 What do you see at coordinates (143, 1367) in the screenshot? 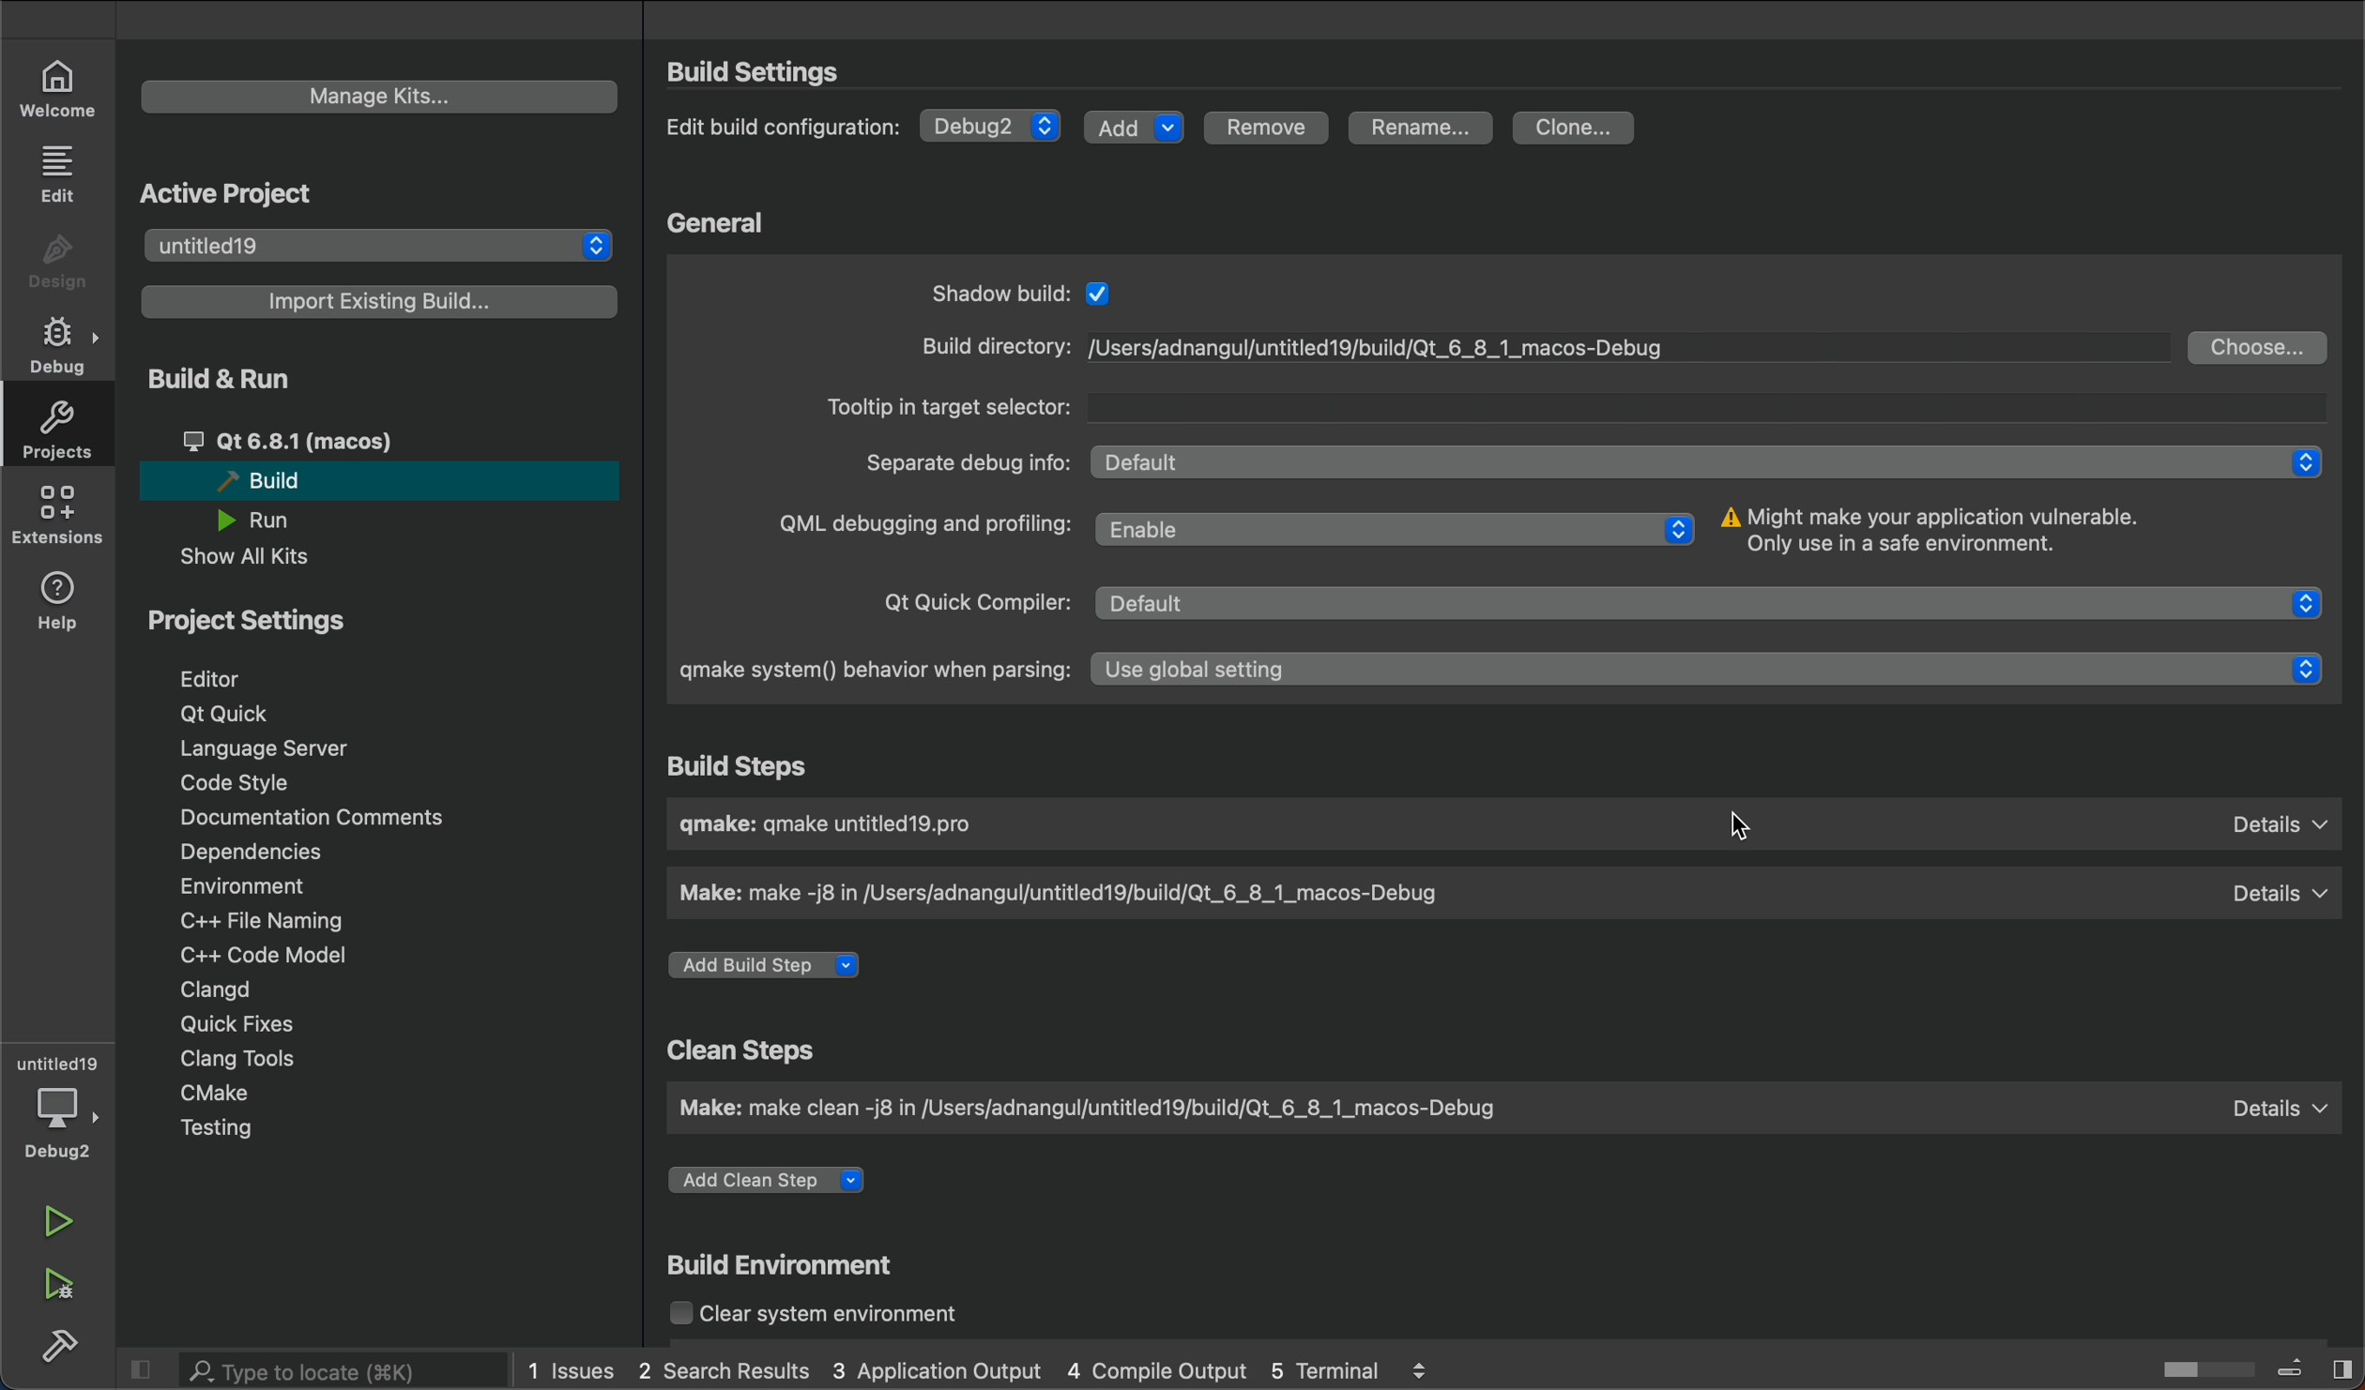
I see `close side bar` at bounding box center [143, 1367].